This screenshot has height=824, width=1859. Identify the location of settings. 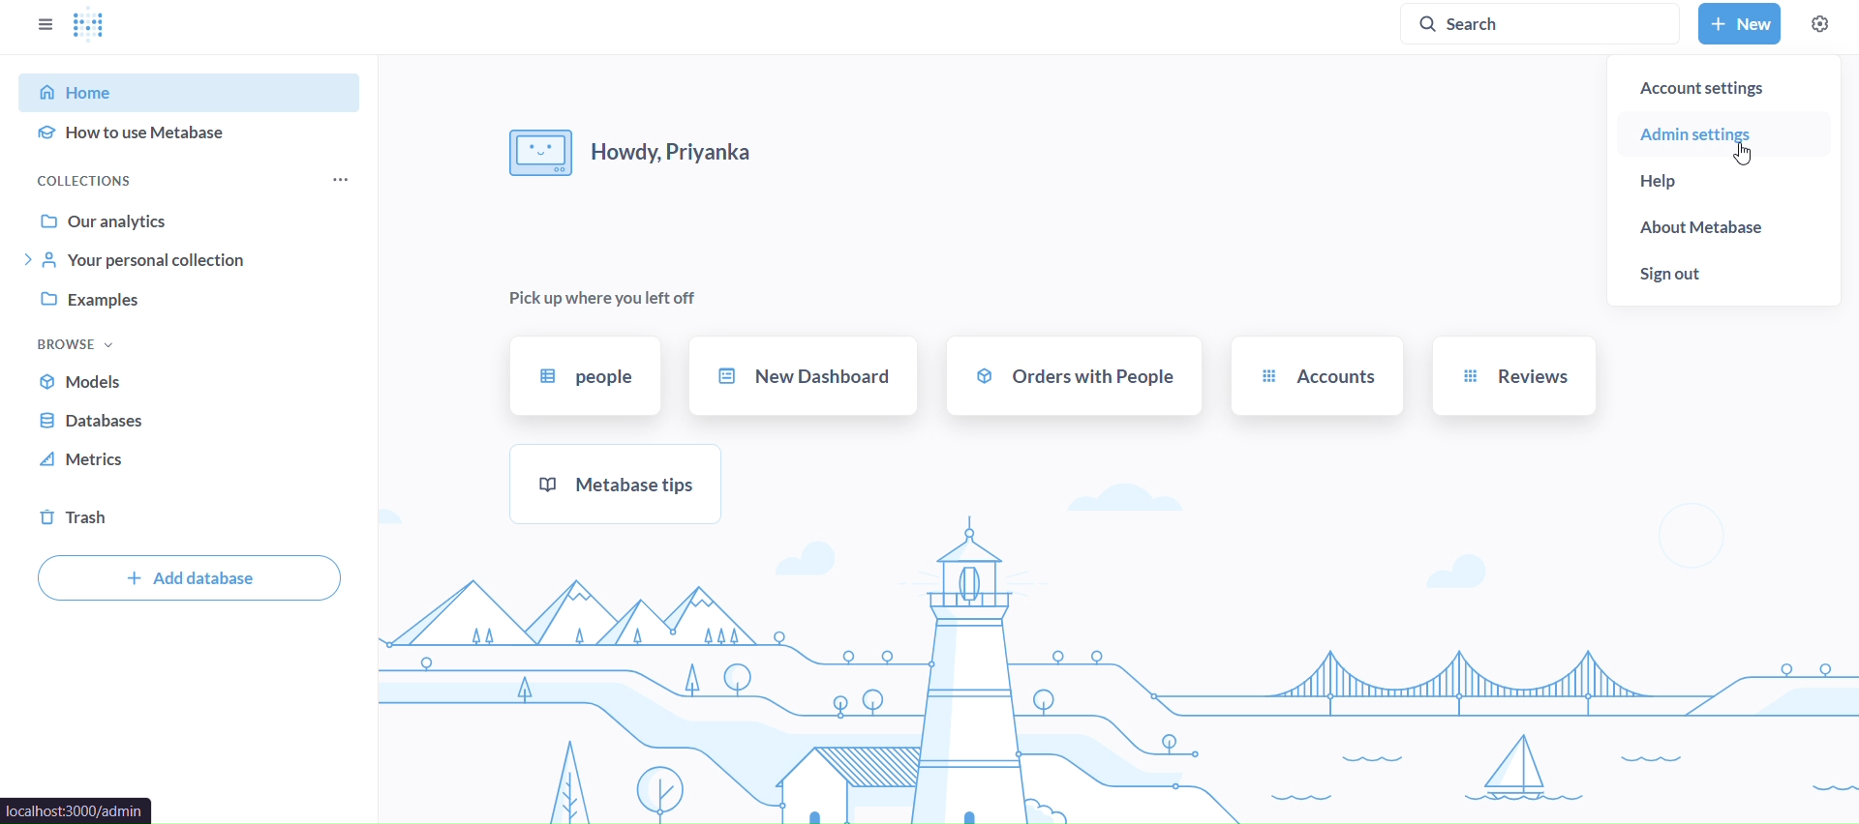
(1820, 22).